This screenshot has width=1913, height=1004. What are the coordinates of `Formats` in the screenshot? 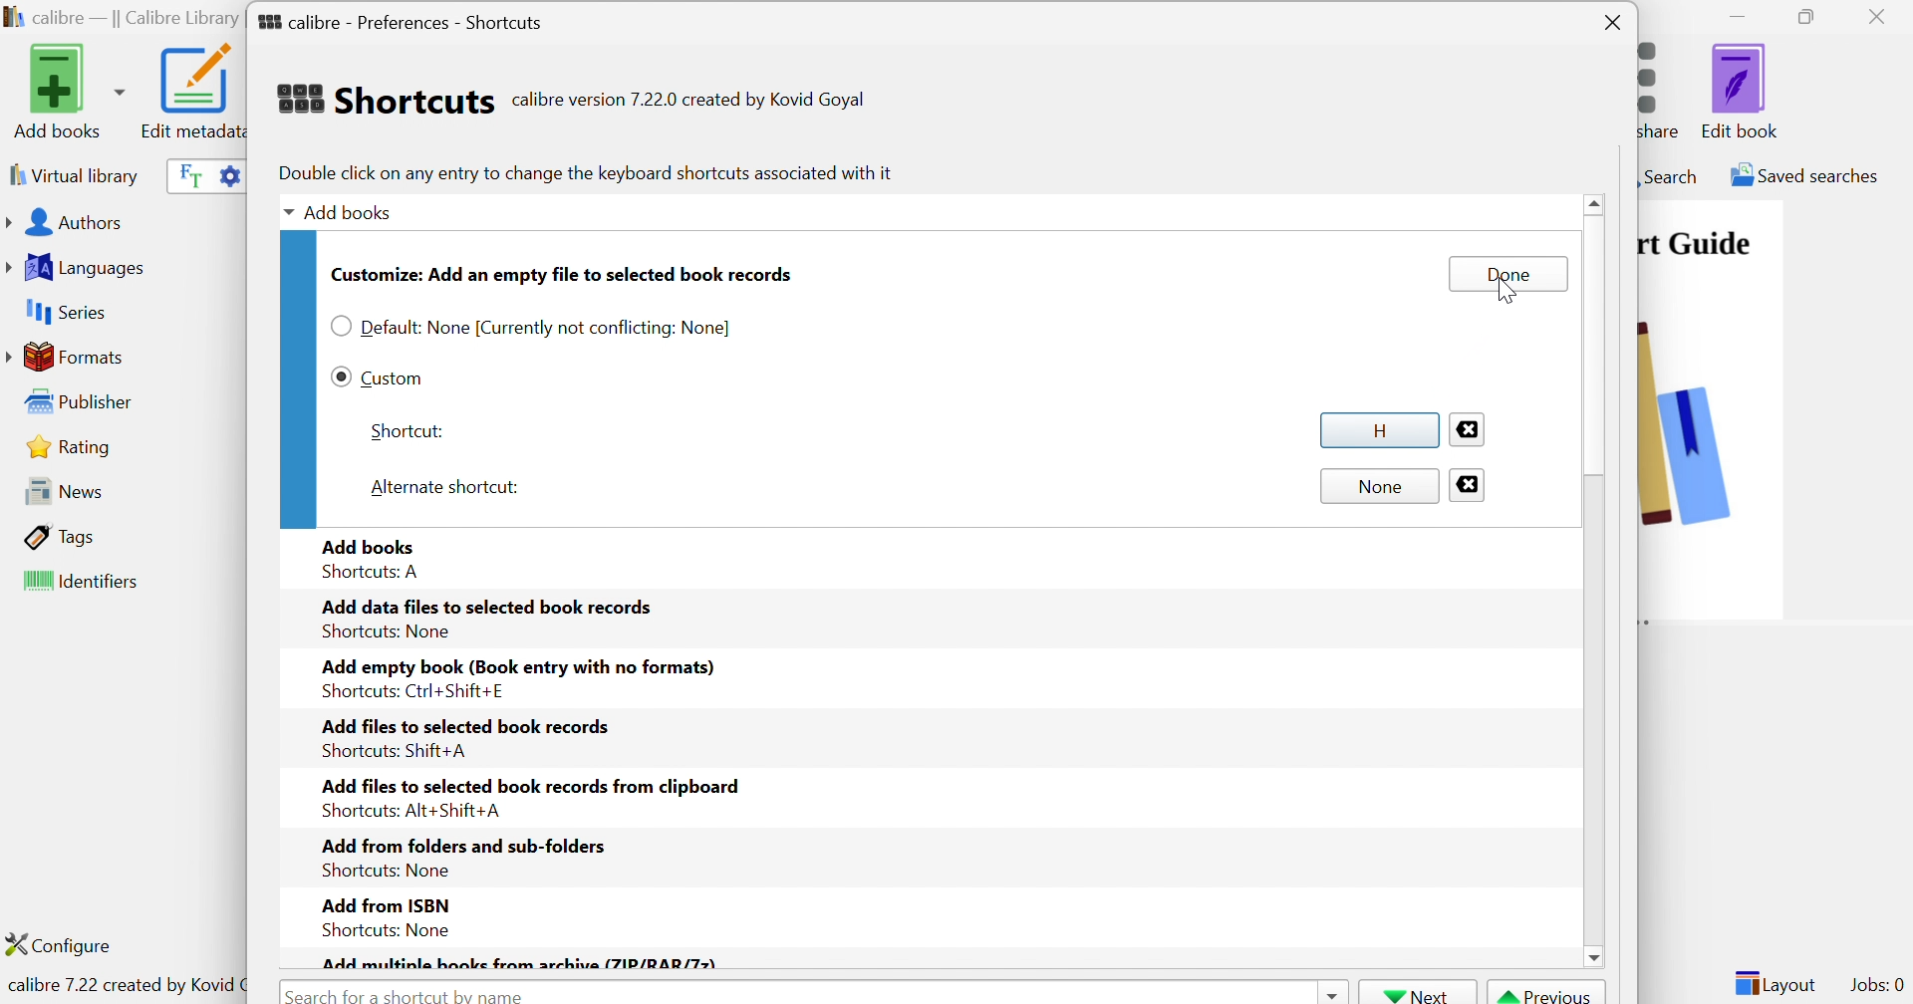 It's located at (69, 357).